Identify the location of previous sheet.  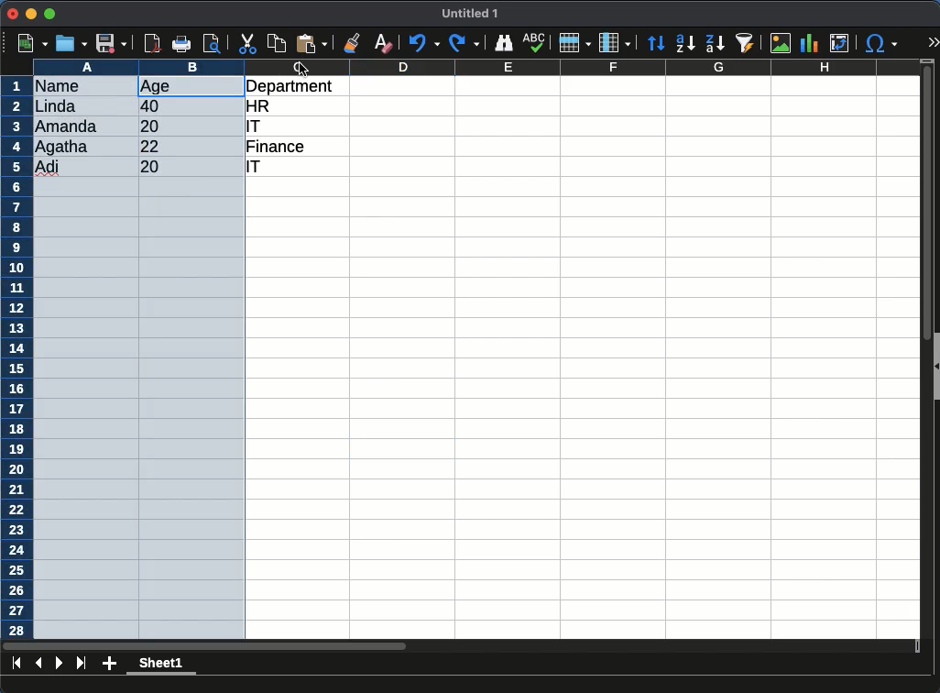
(40, 662).